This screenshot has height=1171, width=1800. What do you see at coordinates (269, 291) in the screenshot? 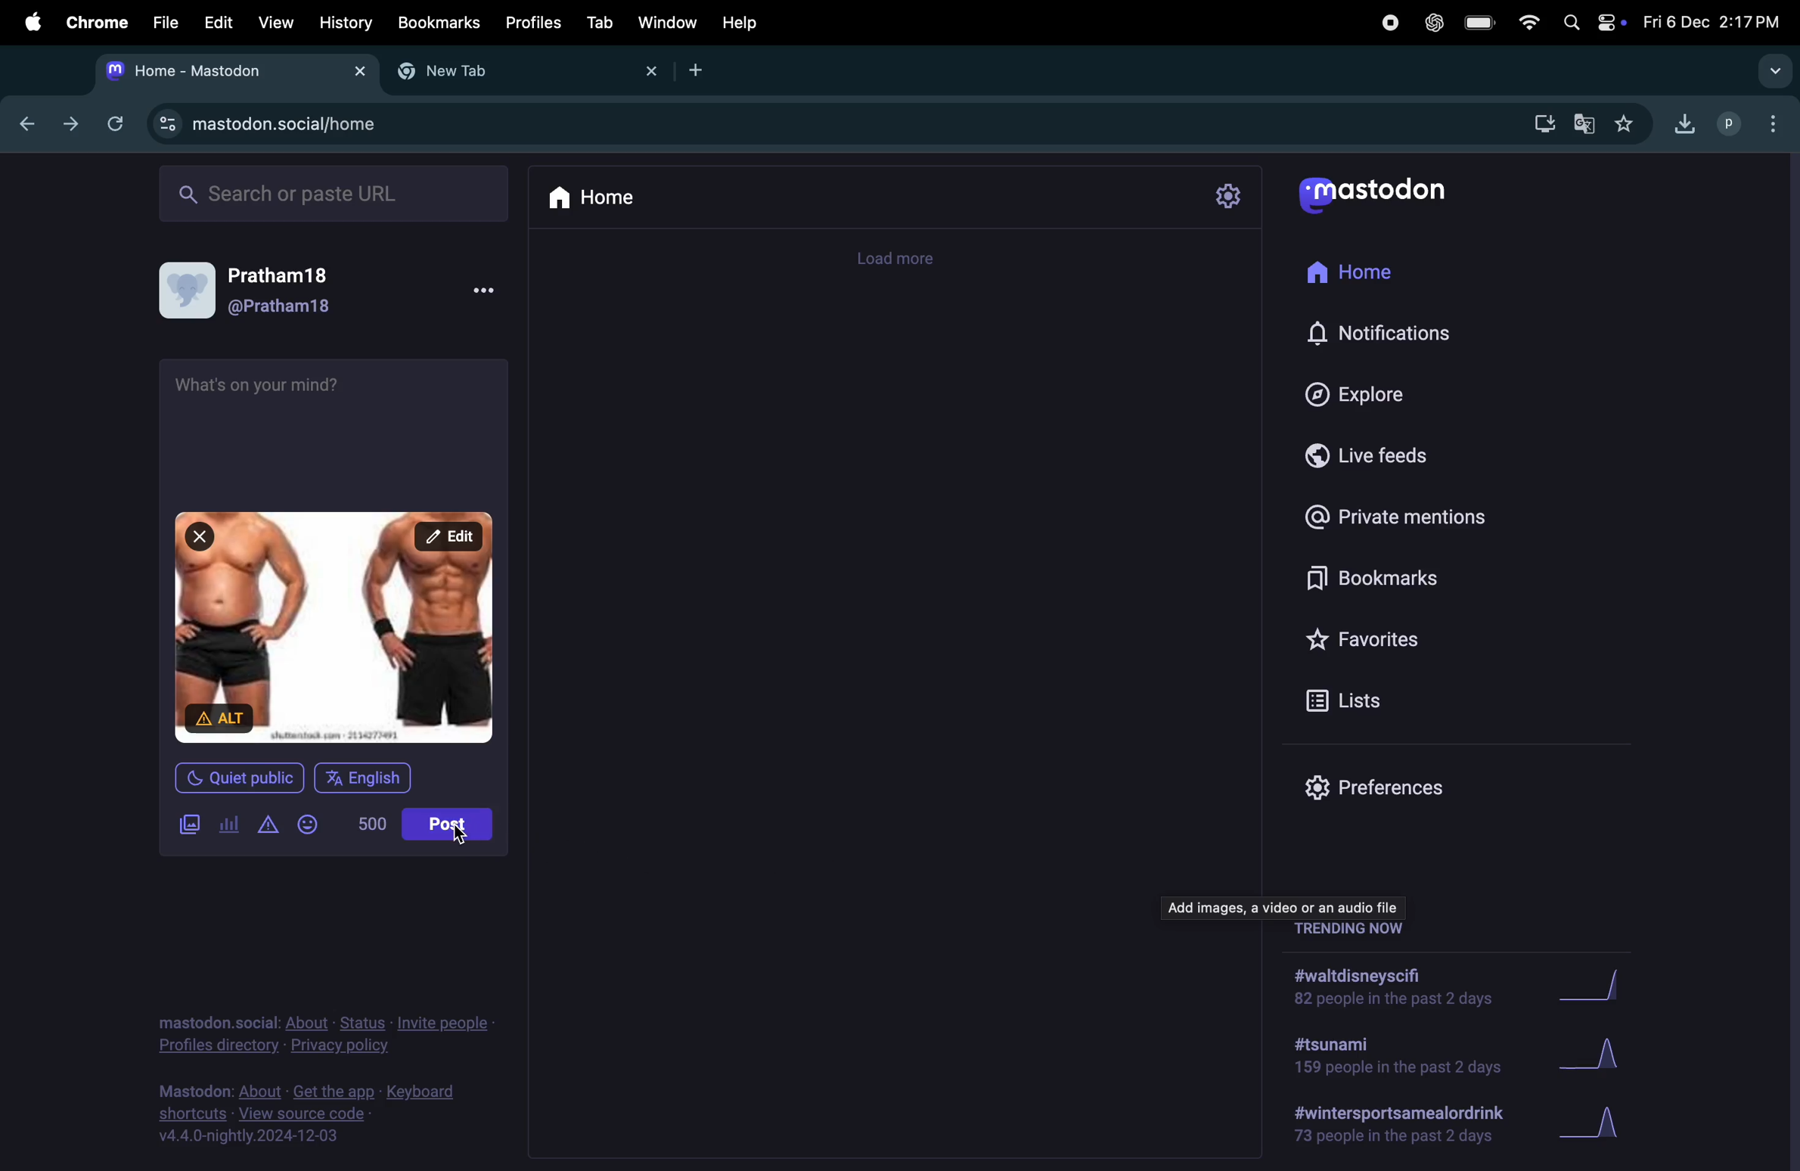
I see `user profile` at bounding box center [269, 291].